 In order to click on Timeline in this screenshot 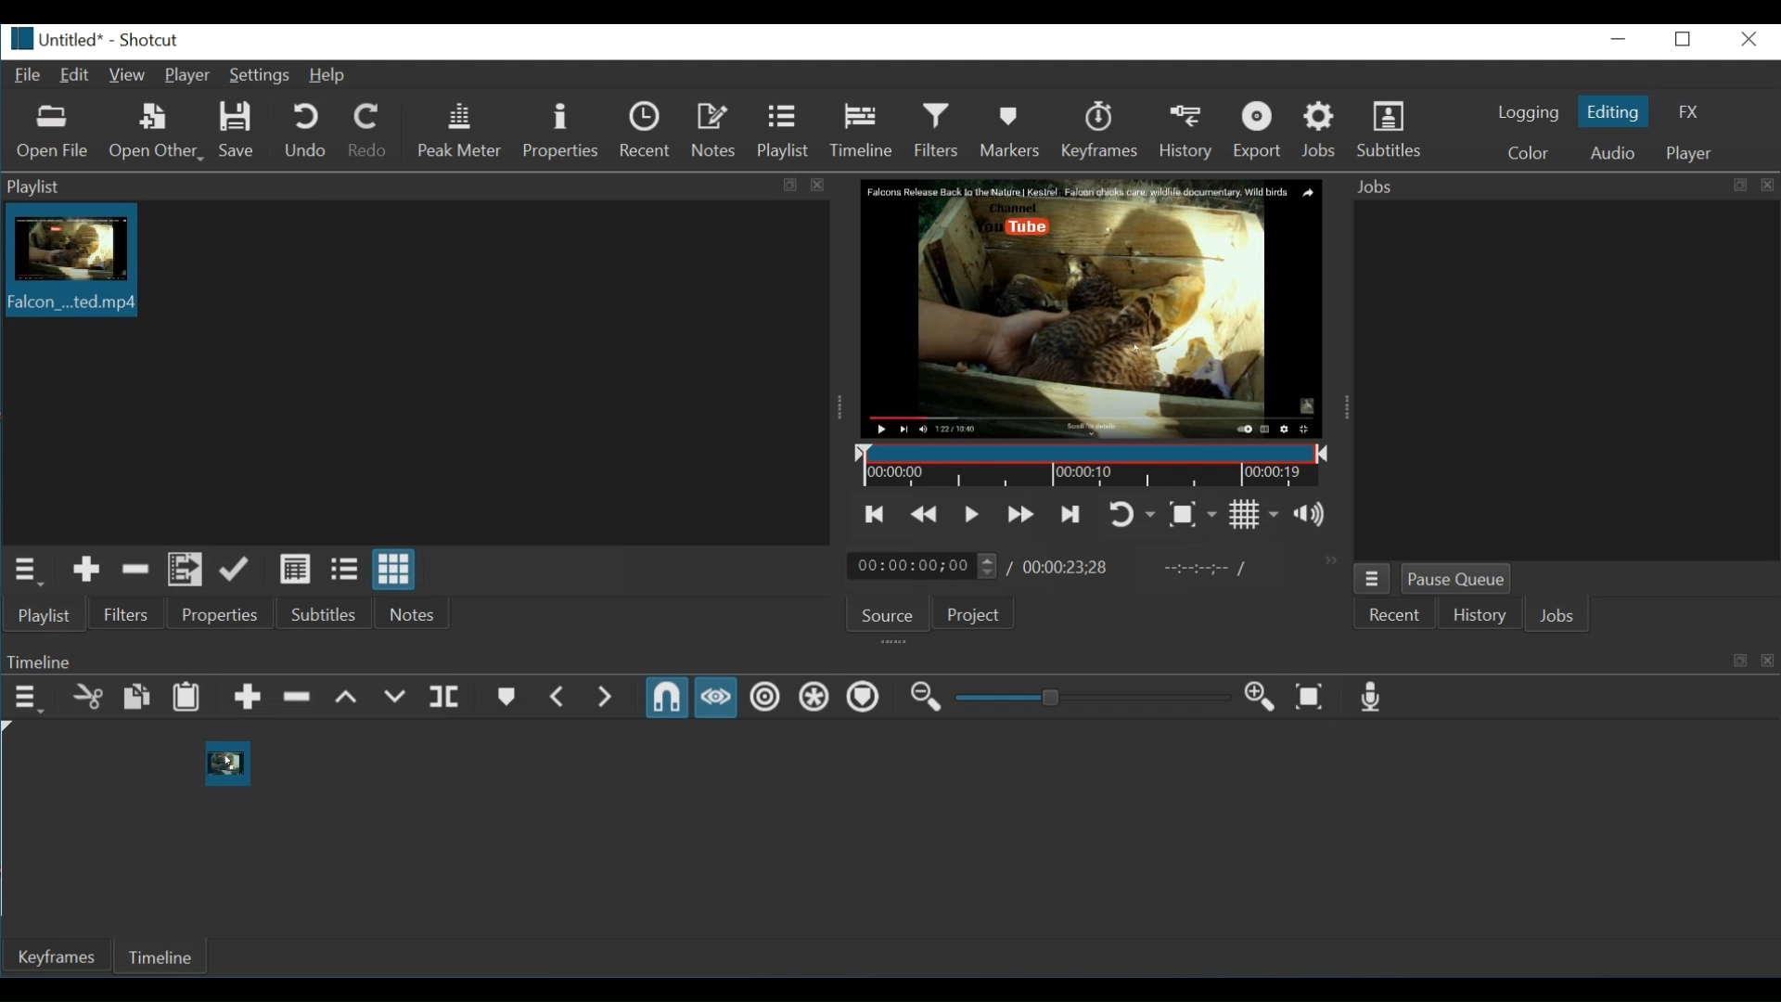, I will do `click(1095, 467)`.